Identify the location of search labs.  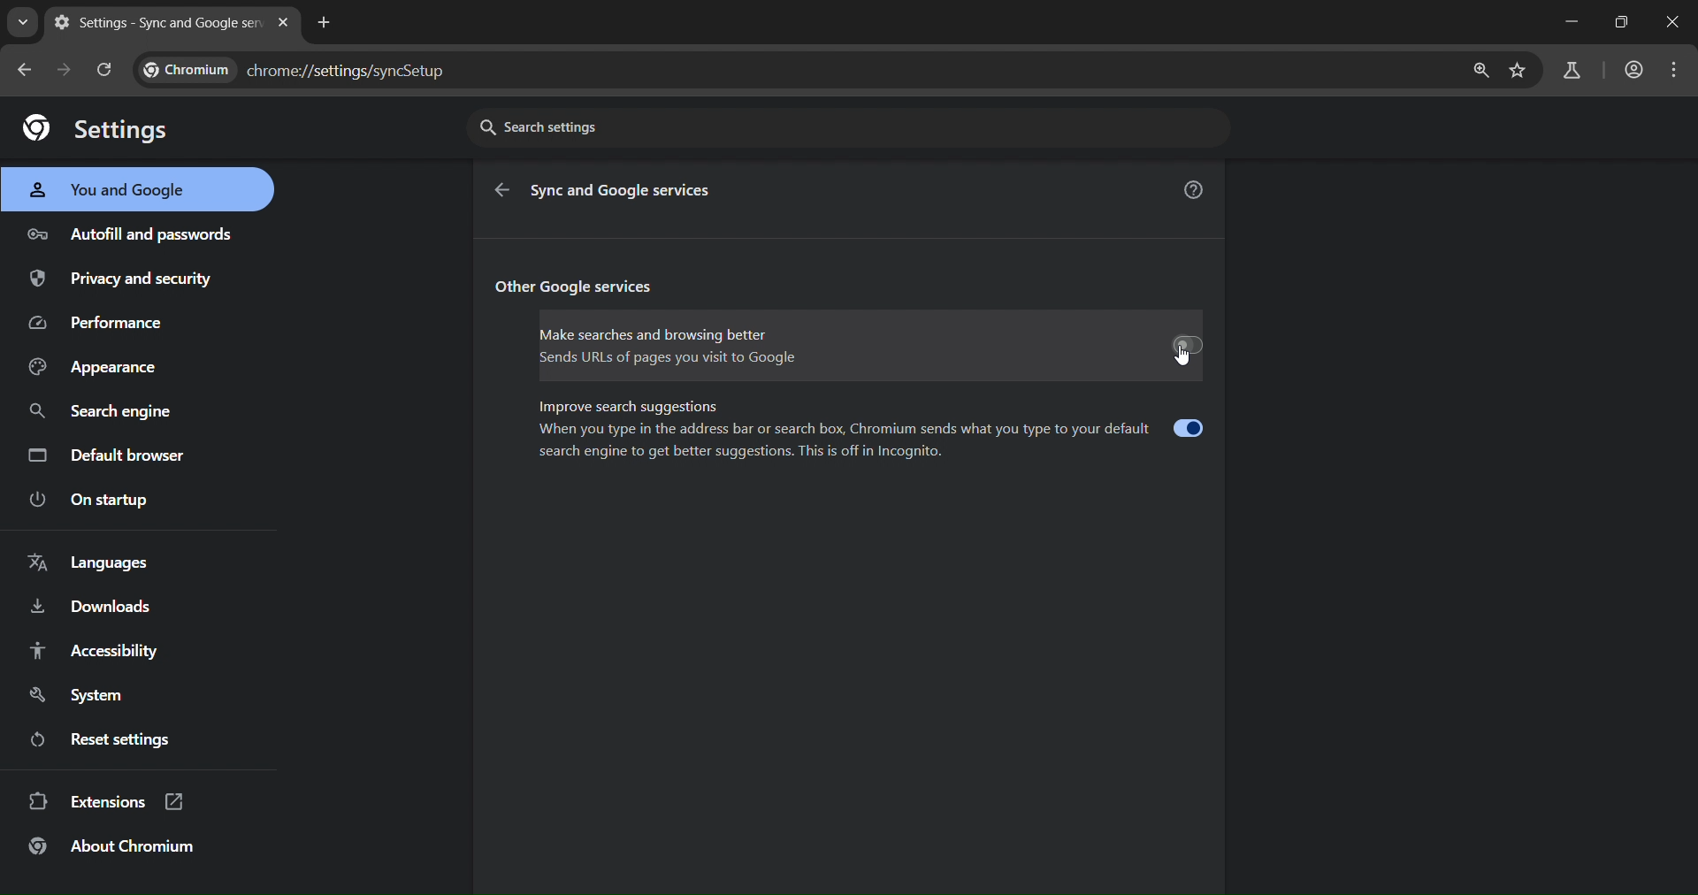
(1572, 71).